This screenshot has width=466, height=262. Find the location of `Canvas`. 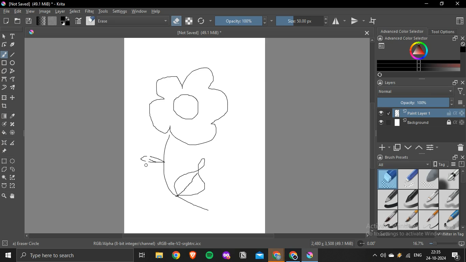

Canvas is located at coordinates (195, 135).